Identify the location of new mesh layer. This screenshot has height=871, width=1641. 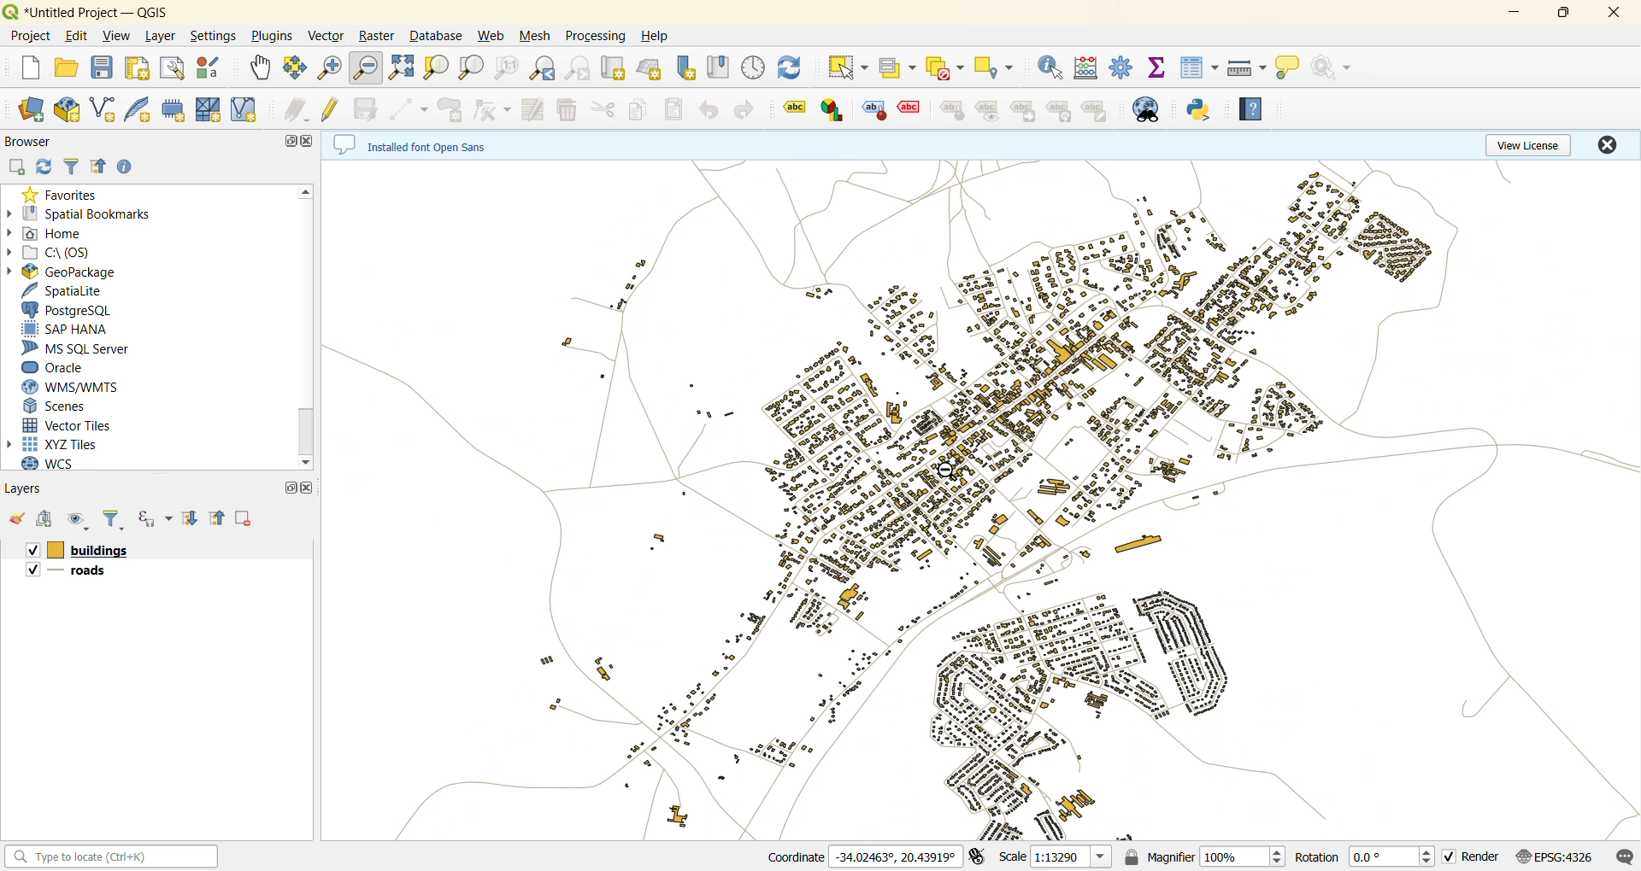
(211, 108).